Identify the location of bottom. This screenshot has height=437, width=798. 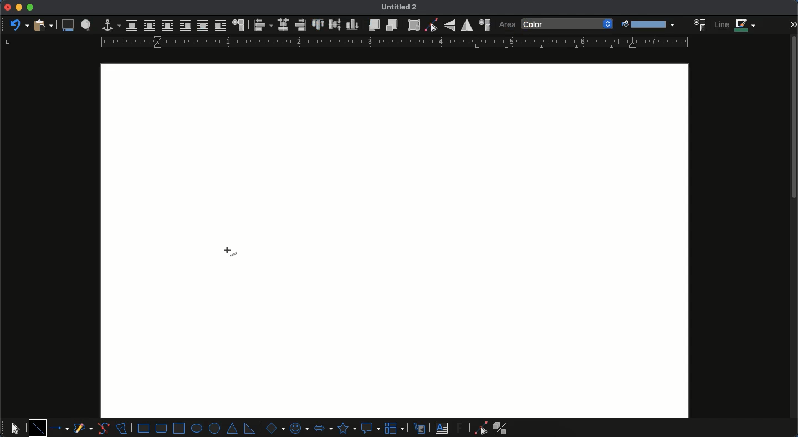
(353, 24).